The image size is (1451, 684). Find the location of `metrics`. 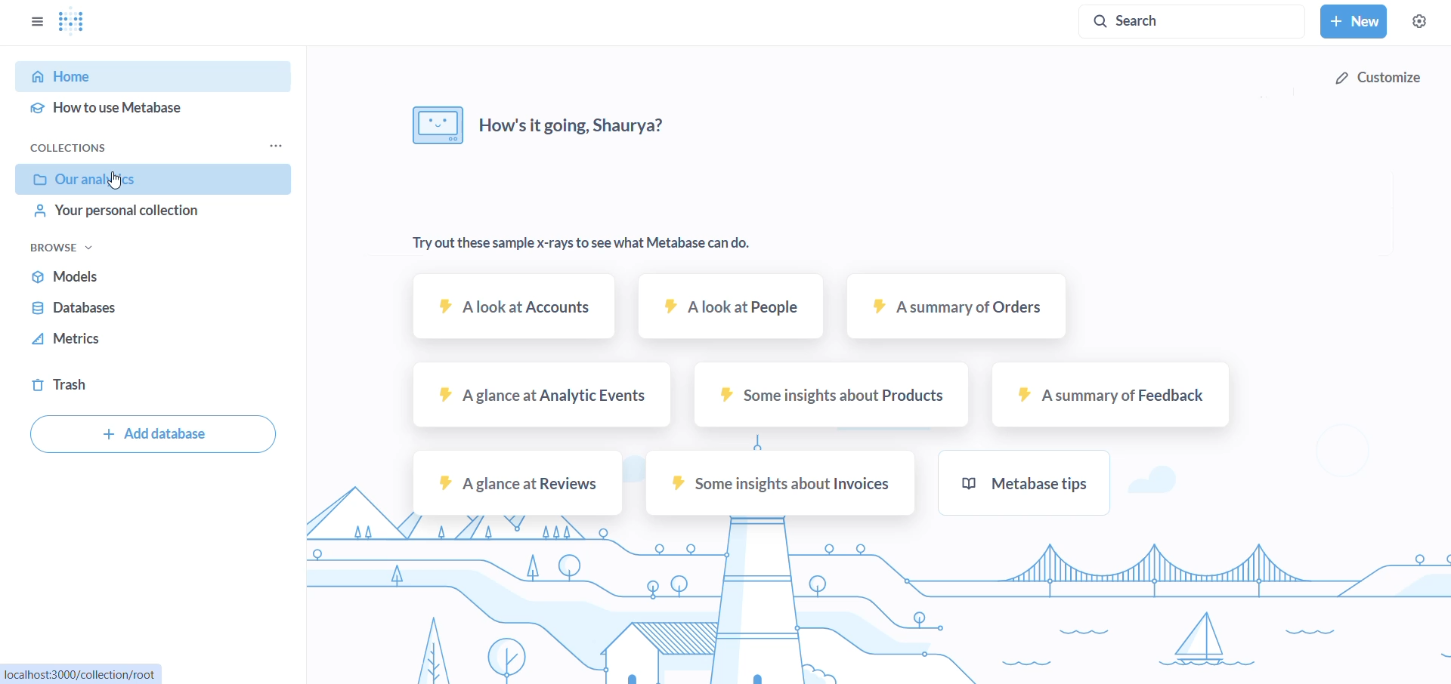

metrics is located at coordinates (141, 345).